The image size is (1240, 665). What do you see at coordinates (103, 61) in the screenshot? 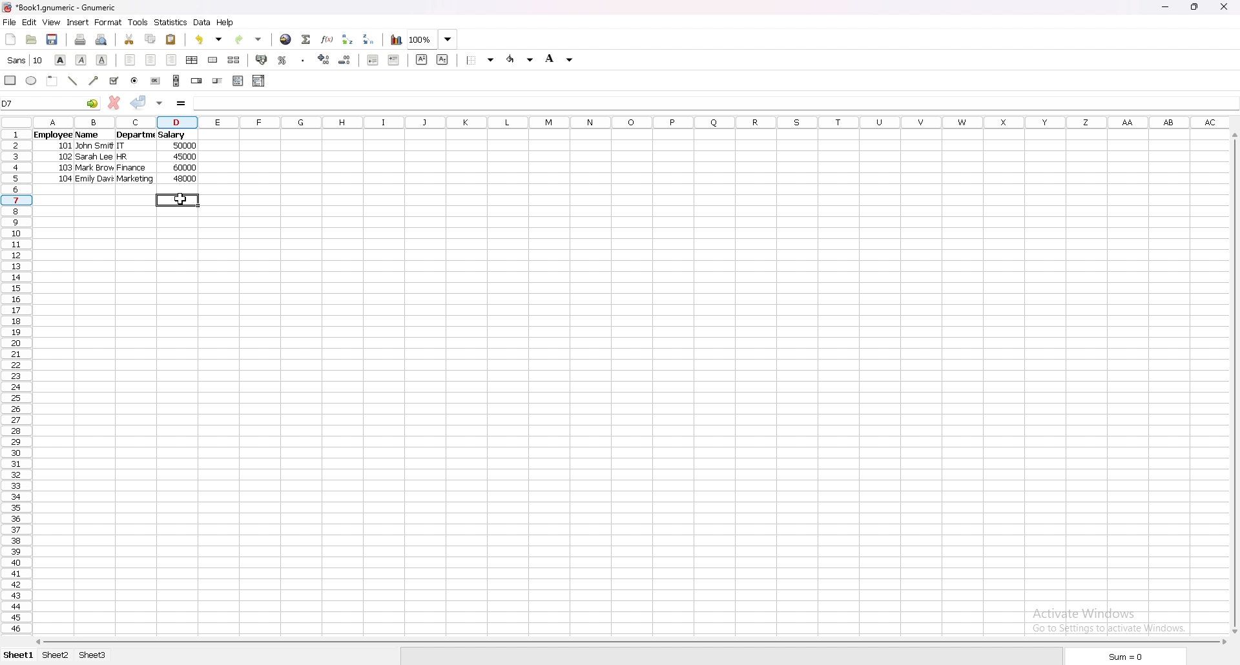
I see `underline` at bounding box center [103, 61].